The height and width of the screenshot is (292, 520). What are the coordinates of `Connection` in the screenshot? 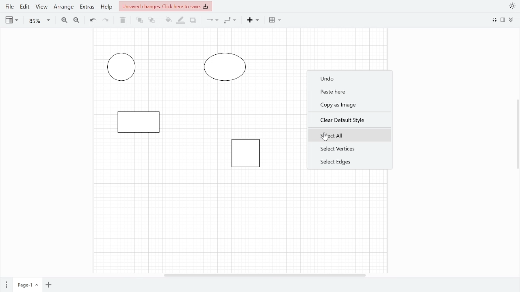 It's located at (212, 20).